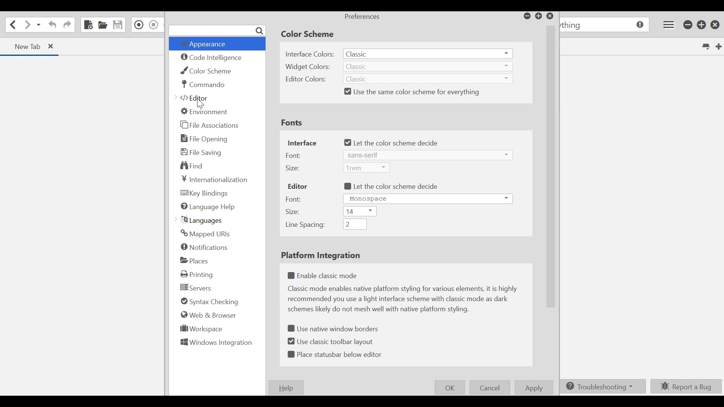 Image resolution: width=724 pixels, height=407 pixels. What do you see at coordinates (428, 54) in the screenshot?
I see `Interface dropdown menu` at bounding box center [428, 54].